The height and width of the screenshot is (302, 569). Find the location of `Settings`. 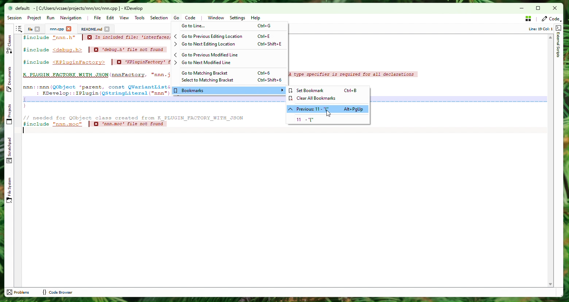

Settings is located at coordinates (238, 18).